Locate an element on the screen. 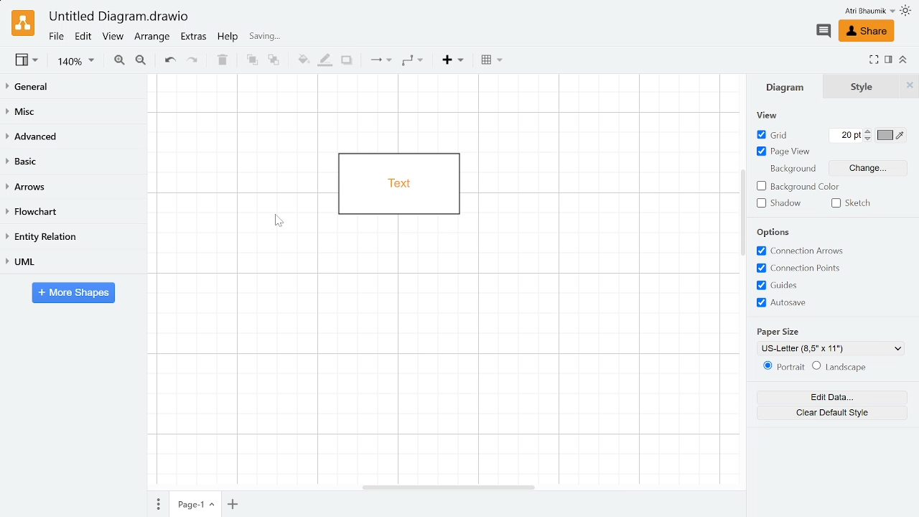 Image resolution: width=919 pixels, height=517 pixels. Grid color is located at coordinates (891, 135).